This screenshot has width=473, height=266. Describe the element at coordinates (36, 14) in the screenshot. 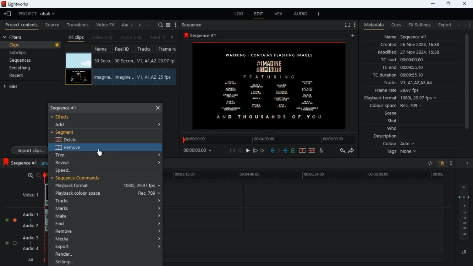

I see `project` at that location.